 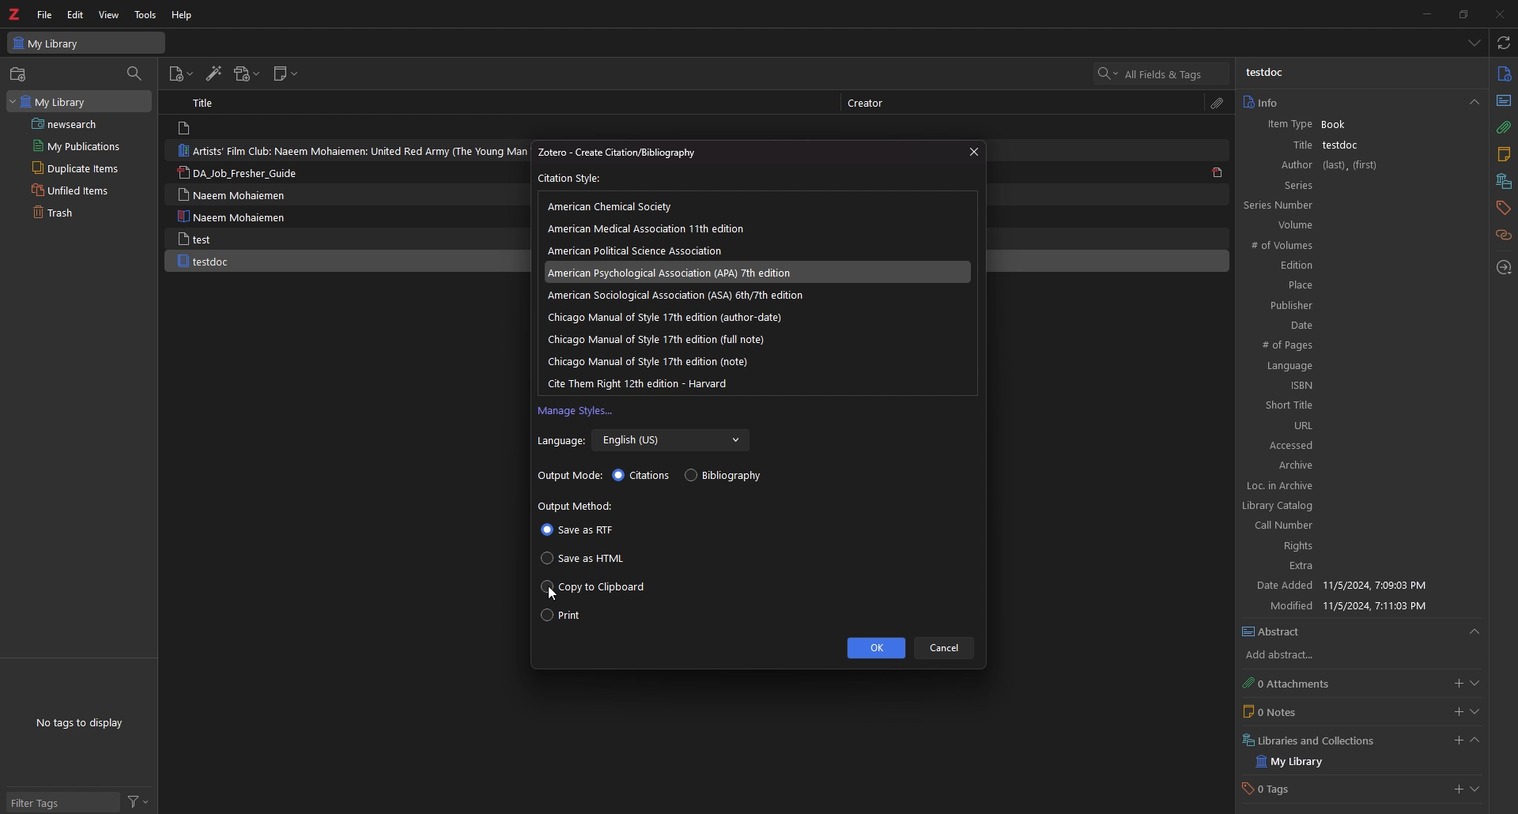 What do you see at coordinates (81, 123) in the screenshot?
I see `saved search` at bounding box center [81, 123].